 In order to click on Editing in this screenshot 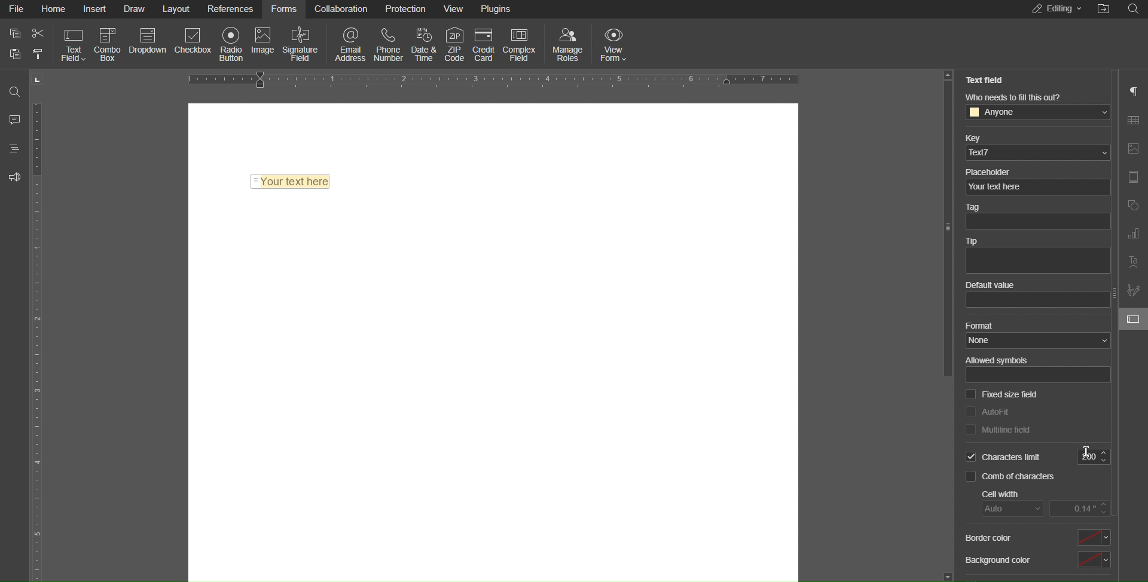, I will do `click(1054, 10)`.